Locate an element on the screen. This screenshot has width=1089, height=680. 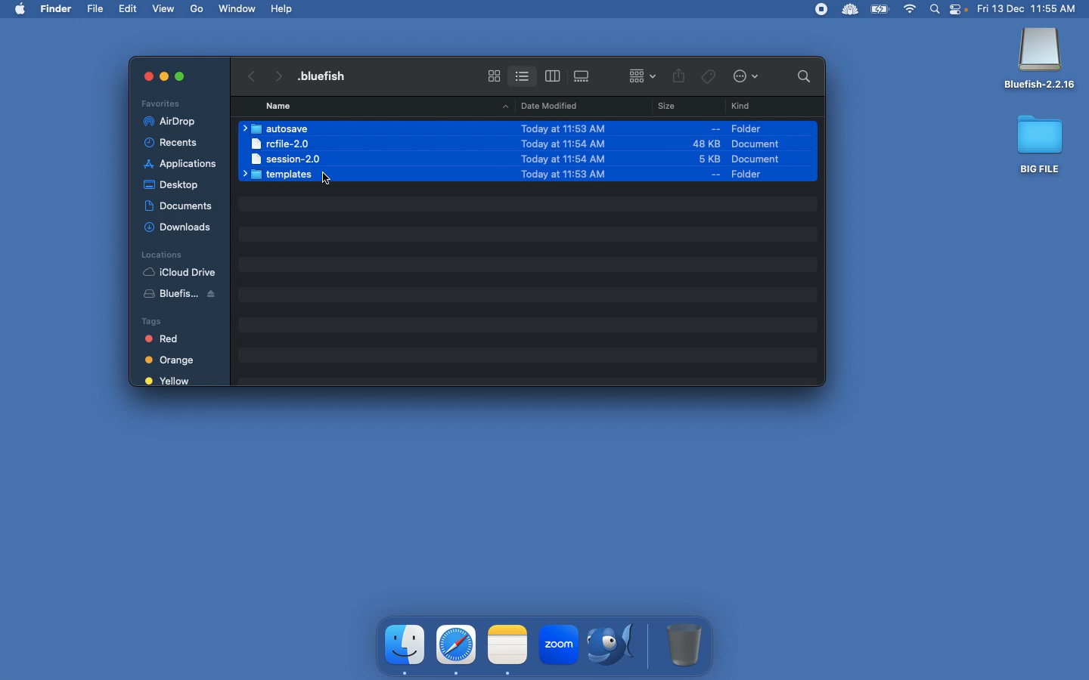
Favorites is located at coordinates (163, 103).